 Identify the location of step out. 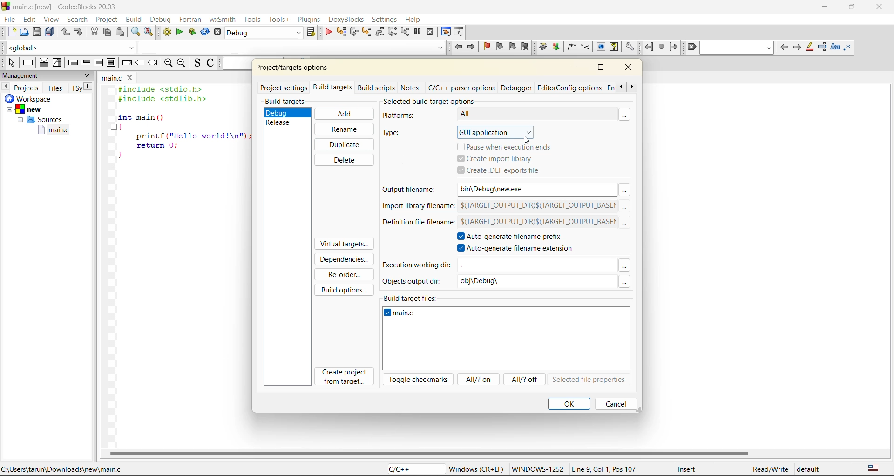
(380, 32).